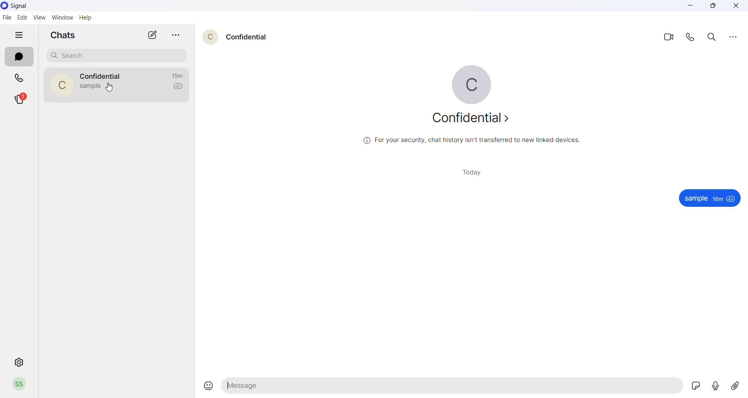 Image resolution: width=748 pixels, height=398 pixels. What do you see at coordinates (495, 142) in the screenshot?
I see `For your security, chat history isn't transferred to new linked devices.` at bounding box center [495, 142].